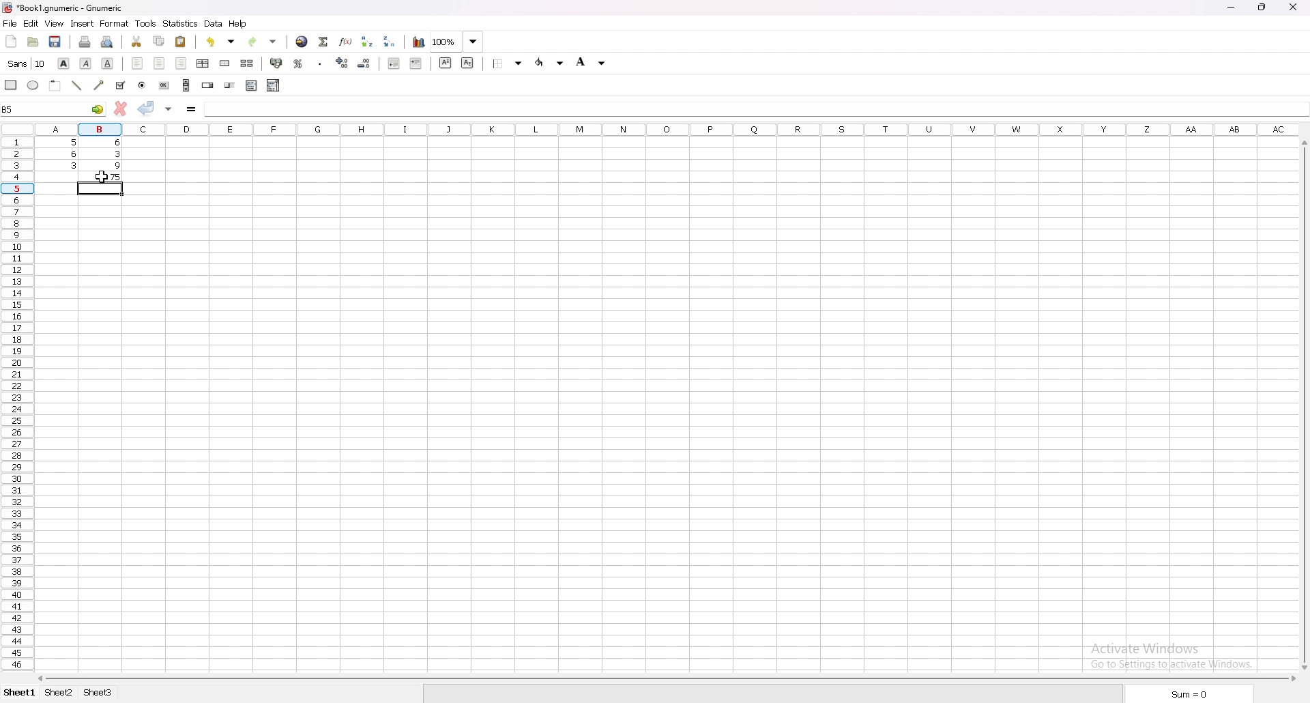 This screenshot has height=703, width=1310. I want to click on open, so click(33, 42).